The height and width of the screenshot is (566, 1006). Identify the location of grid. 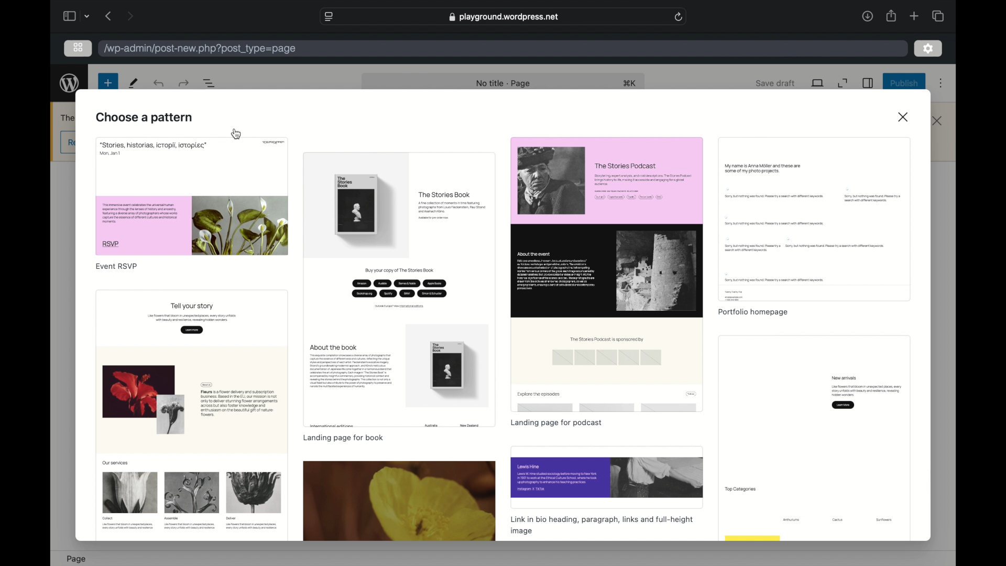
(78, 47).